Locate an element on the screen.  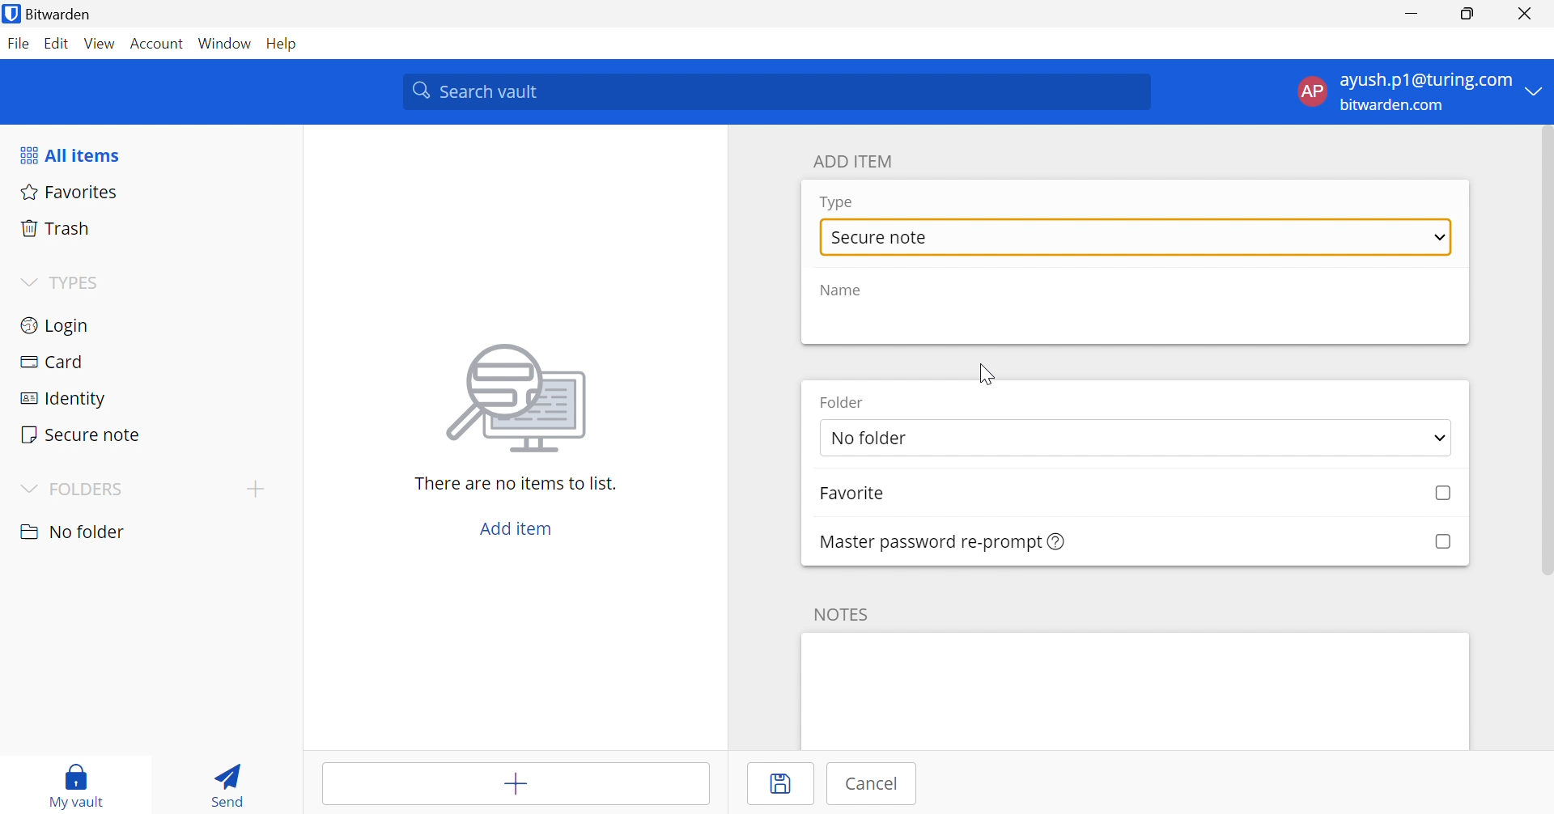
Login is located at coordinates (146, 324).